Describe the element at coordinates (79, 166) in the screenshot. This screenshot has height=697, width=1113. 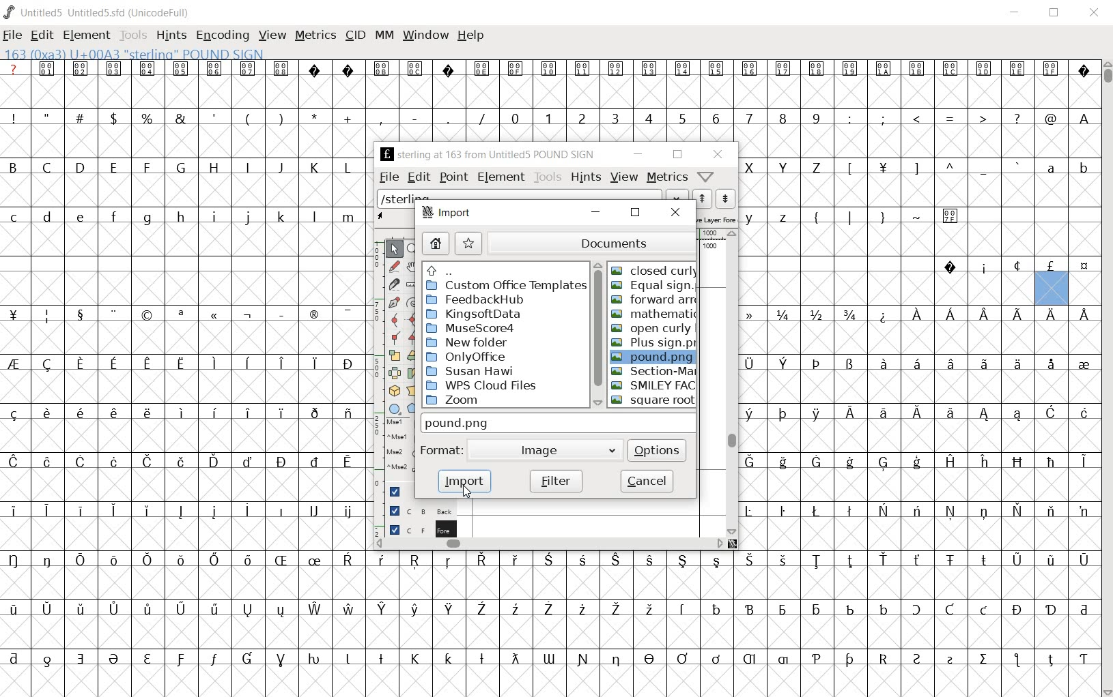
I see `D` at that location.